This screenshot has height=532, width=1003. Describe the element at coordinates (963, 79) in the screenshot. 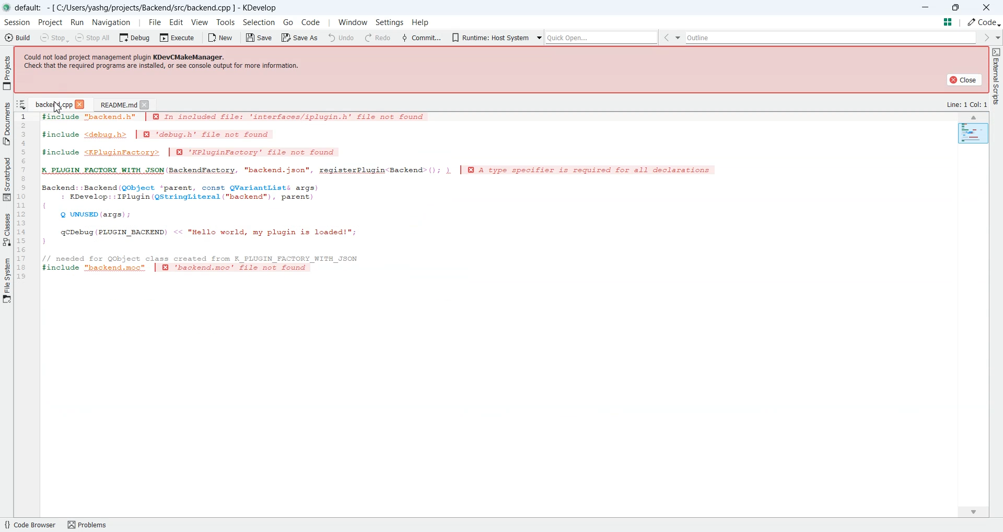

I see `Close` at that location.